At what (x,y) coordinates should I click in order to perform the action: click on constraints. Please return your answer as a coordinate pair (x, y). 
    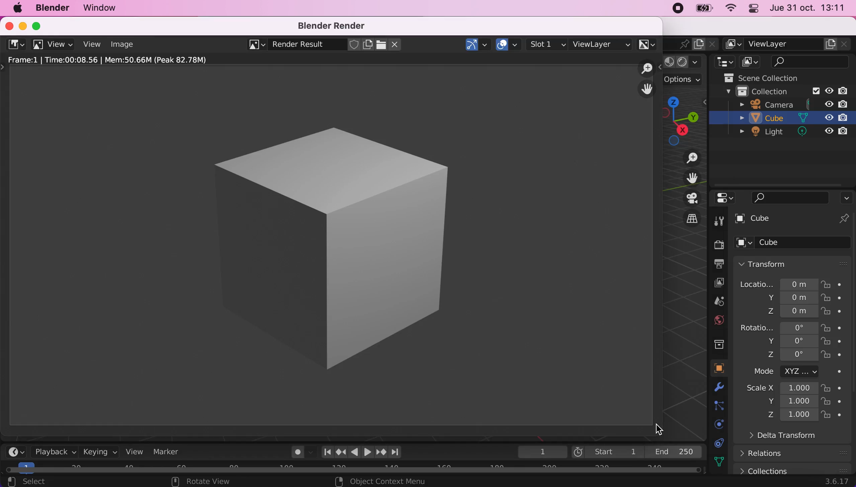
    Looking at the image, I should click on (720, 406).